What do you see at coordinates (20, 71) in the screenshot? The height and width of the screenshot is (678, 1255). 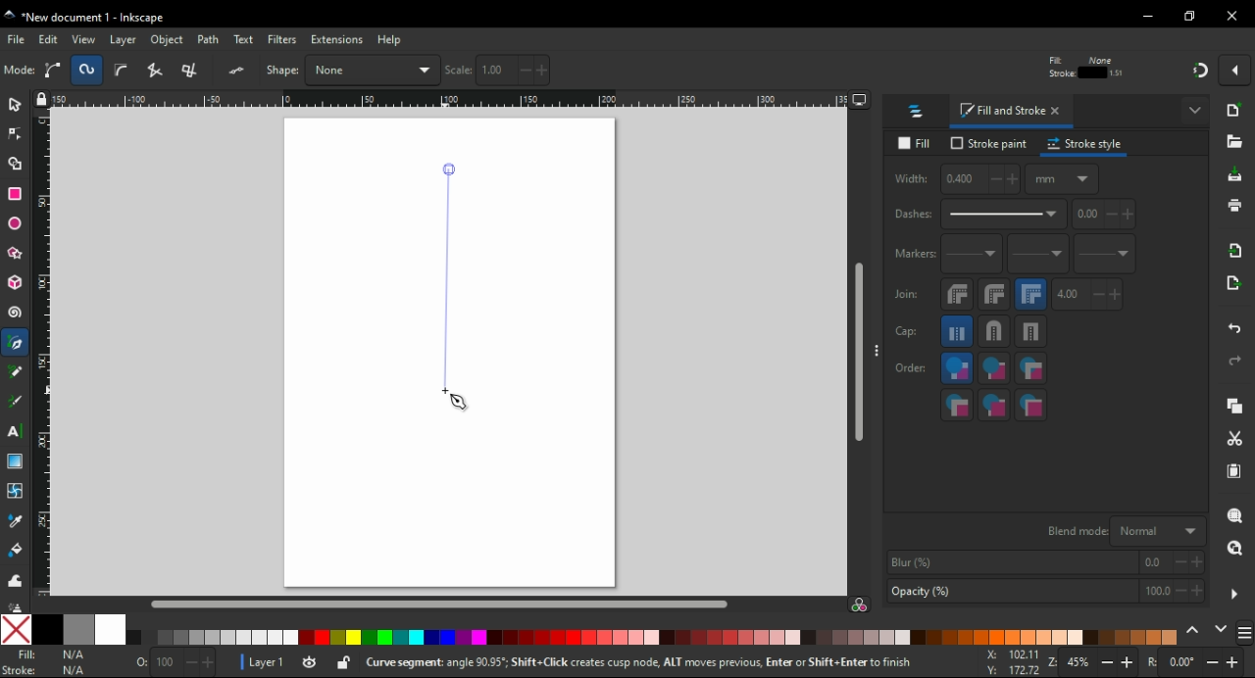 I see `select all` at bounding box center [20, 71].